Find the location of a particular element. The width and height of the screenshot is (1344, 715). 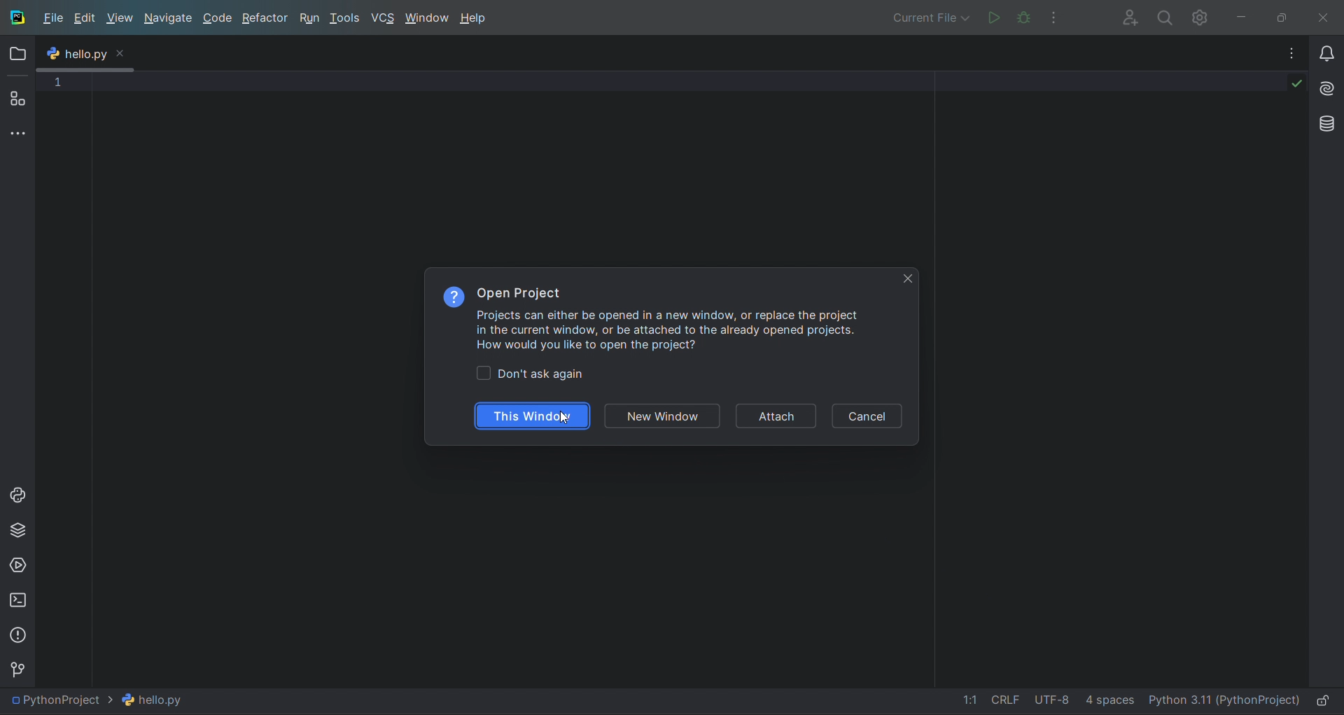

run is located at coordinates (990, 16).